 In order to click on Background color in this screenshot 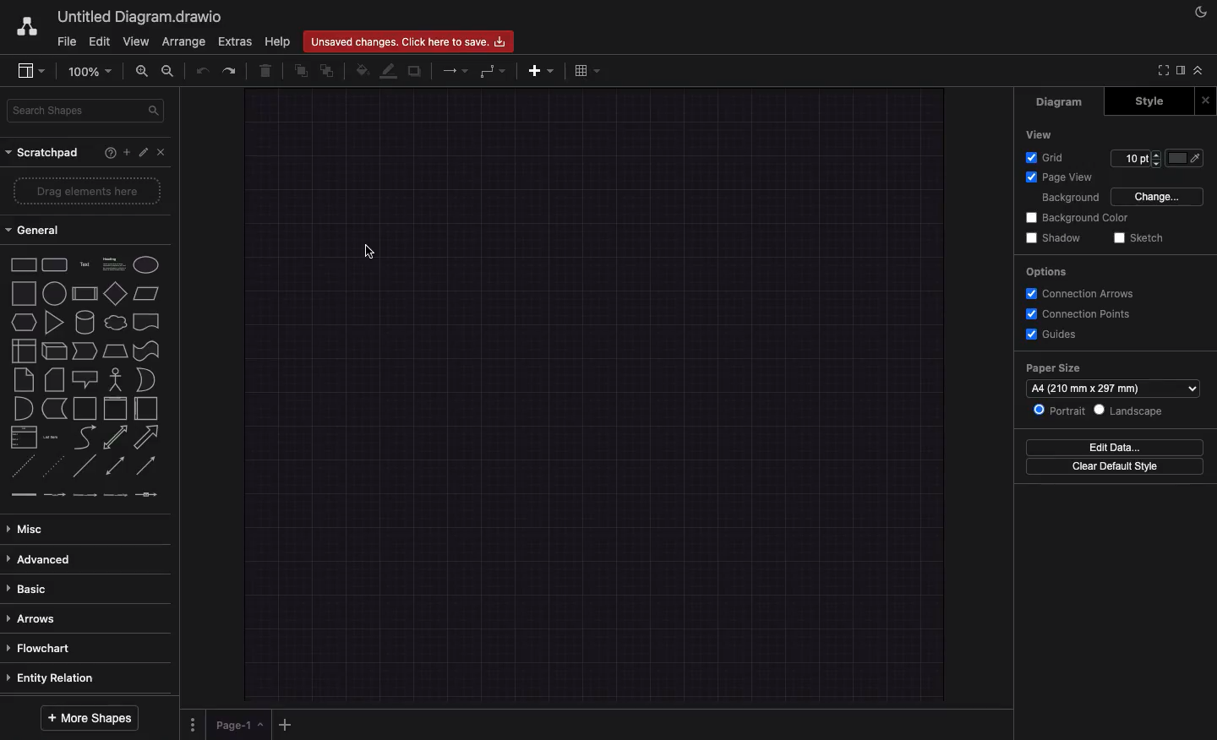, I will do `click(1082, 219)`.